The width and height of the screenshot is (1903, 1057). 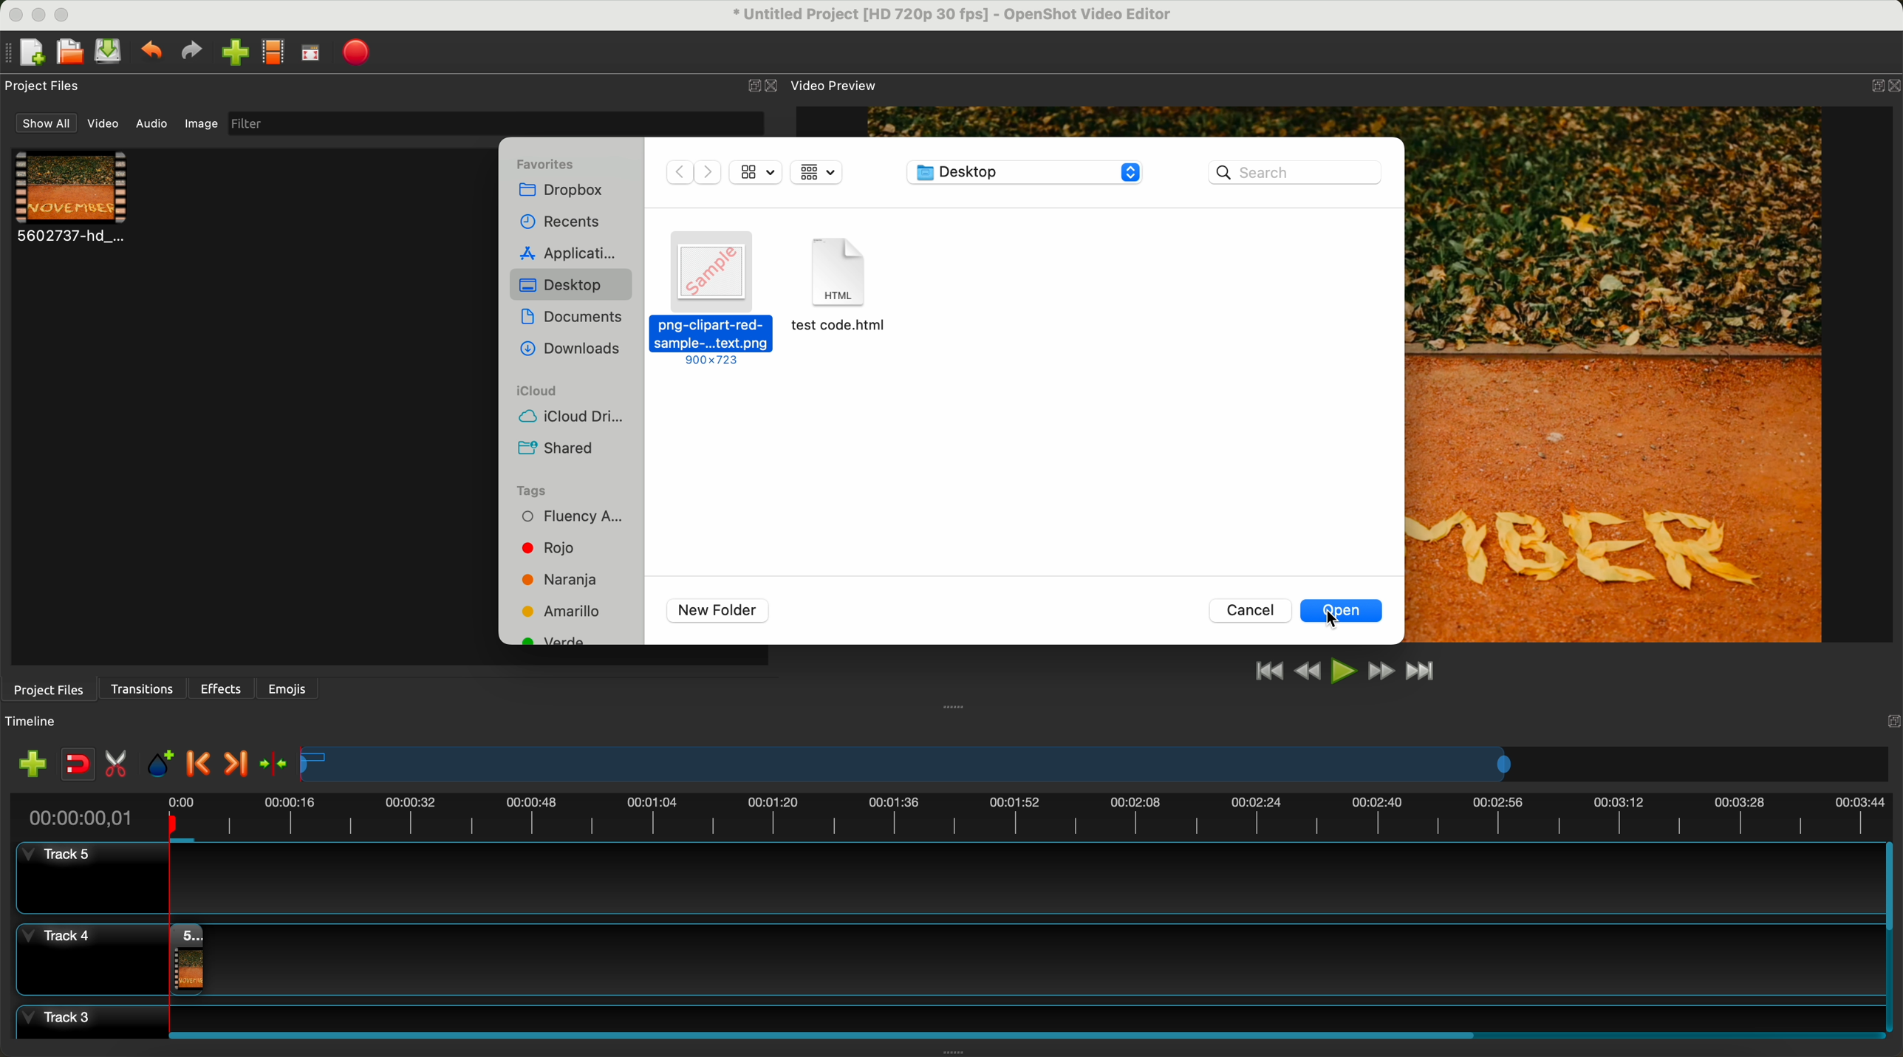 What do you see at coordinates (1025, 174) in the screenshot?
I see `location` at bounding box center [1025, 174].